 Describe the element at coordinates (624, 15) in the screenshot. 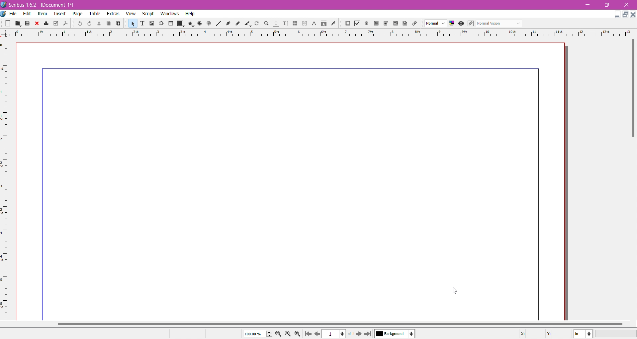

I see `change layout` at that location.